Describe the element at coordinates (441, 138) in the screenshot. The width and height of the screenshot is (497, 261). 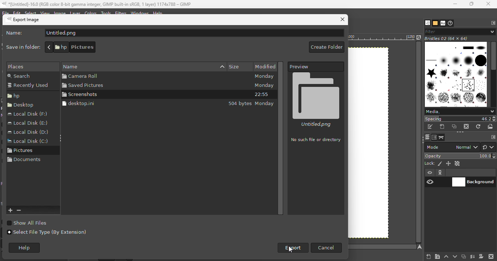
I see `Paths` at that location.